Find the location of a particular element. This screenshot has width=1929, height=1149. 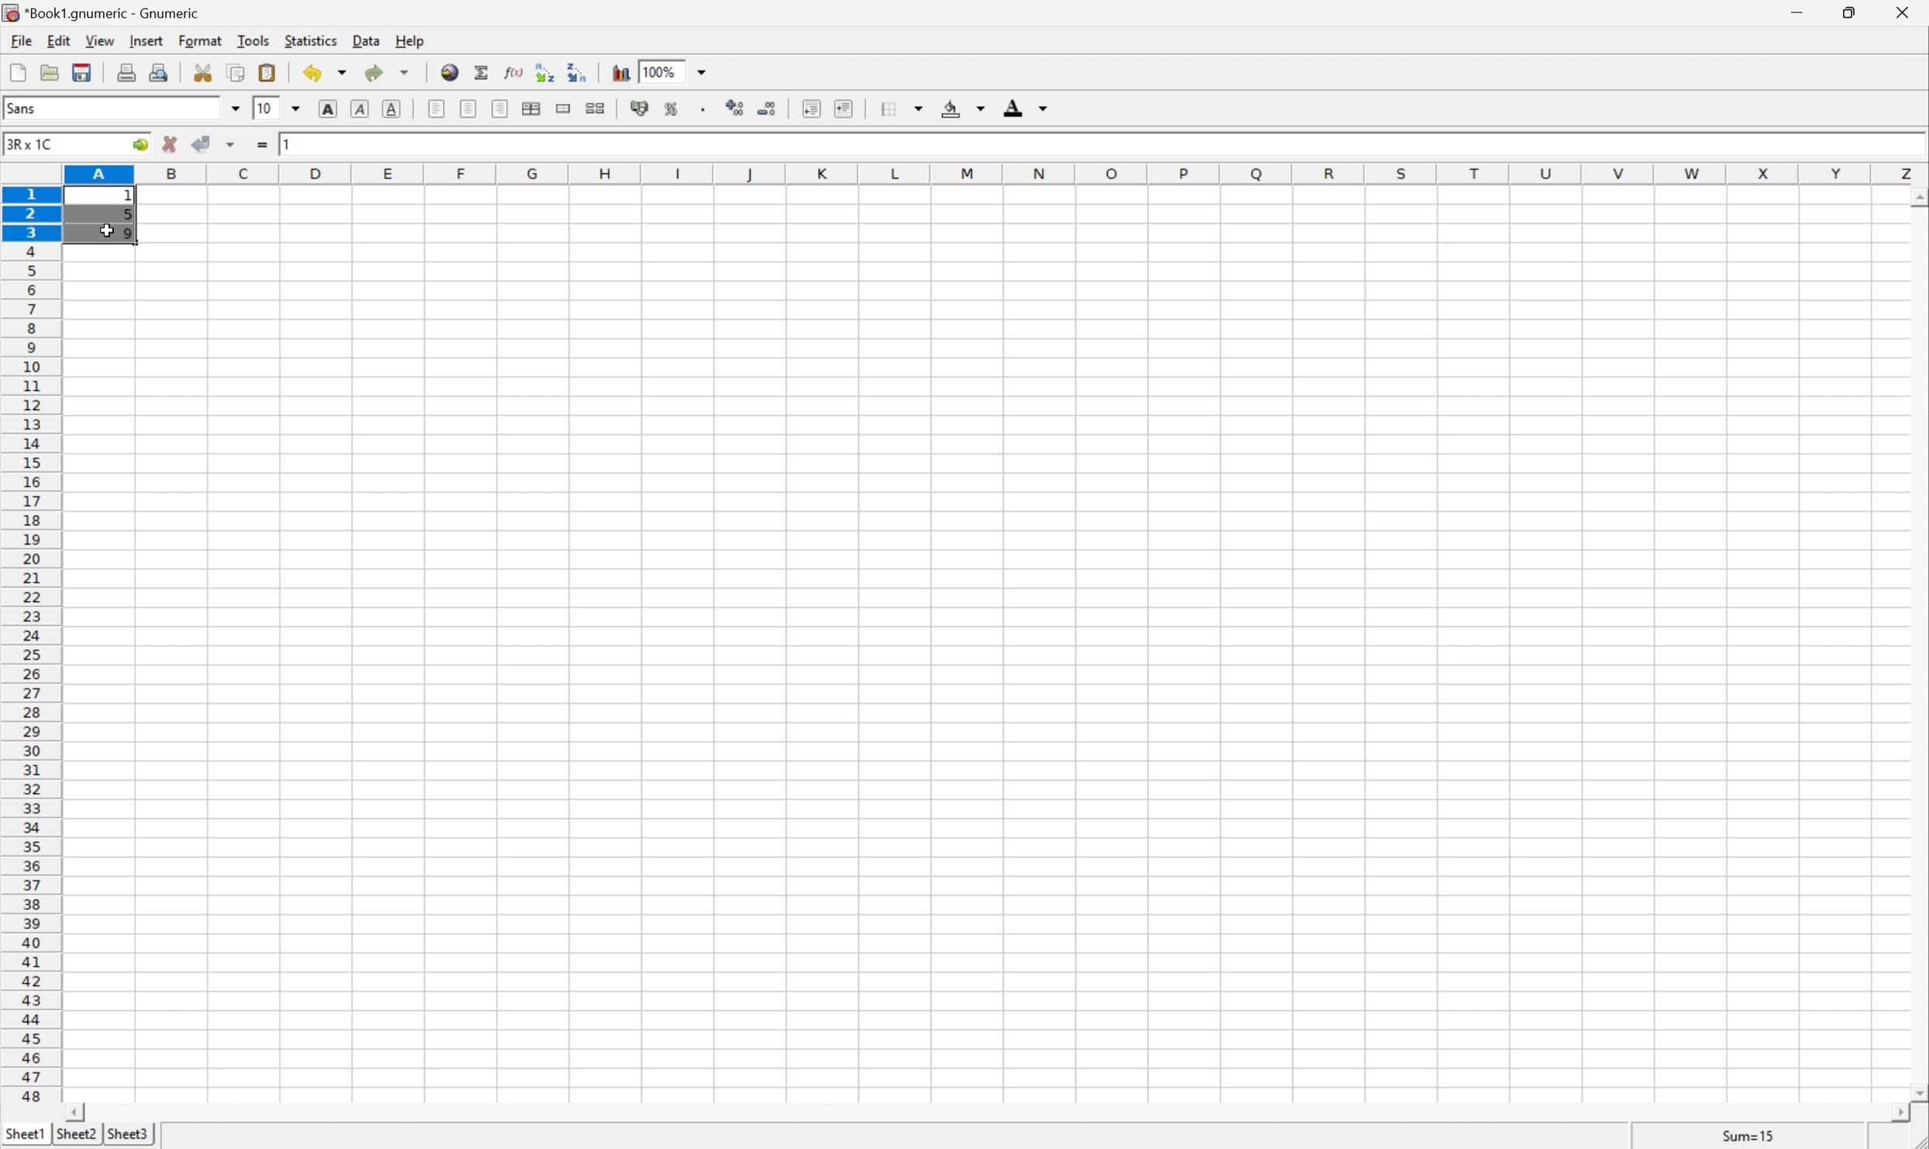

sheet3 is located at coordinates (127, 1135).